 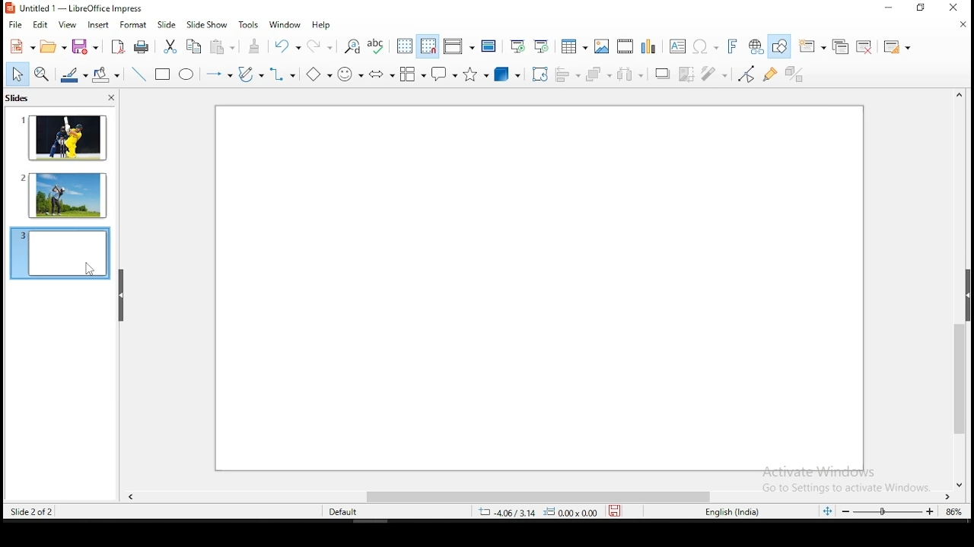 What do you see at coordinates (61, 194) in the screenshot?
I see `slide 2` at bounding box center [61, 194].